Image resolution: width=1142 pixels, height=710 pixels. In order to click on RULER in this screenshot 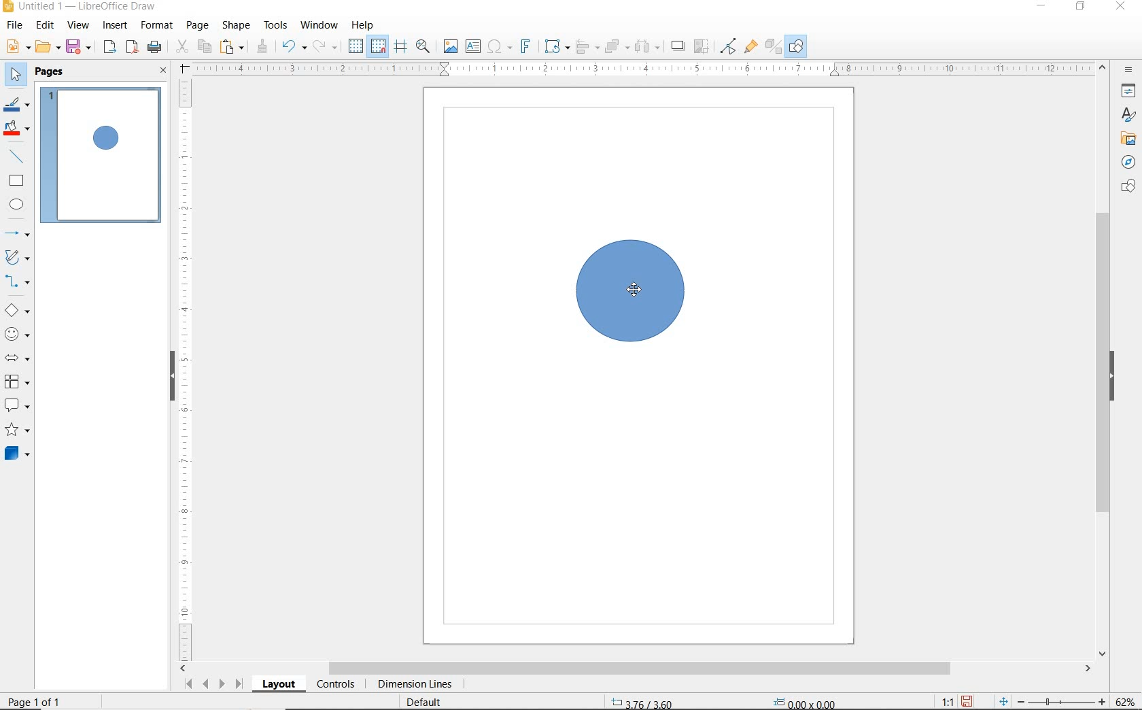, I will do `click(640, 67)`.